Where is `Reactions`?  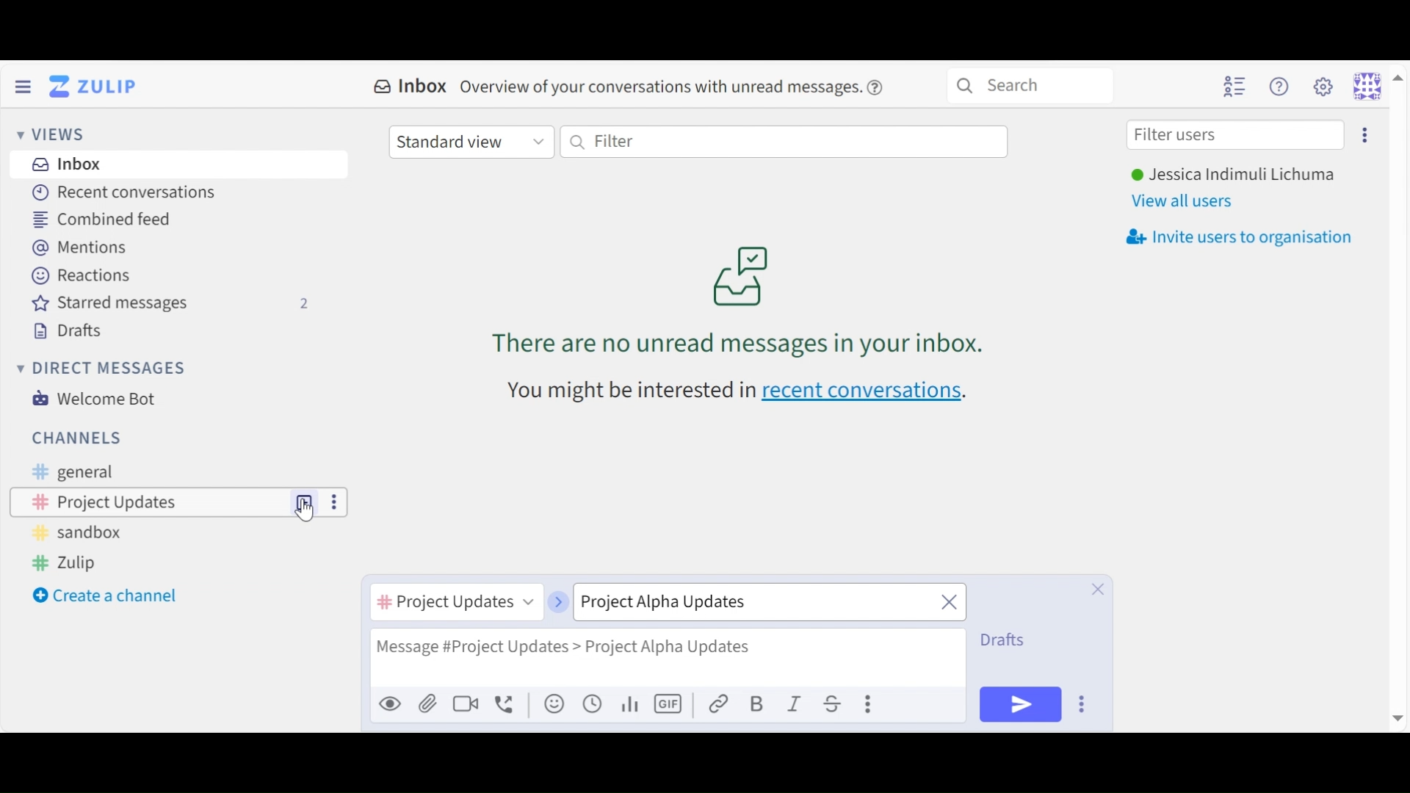
Reactions is located at coordinates (81, 274).